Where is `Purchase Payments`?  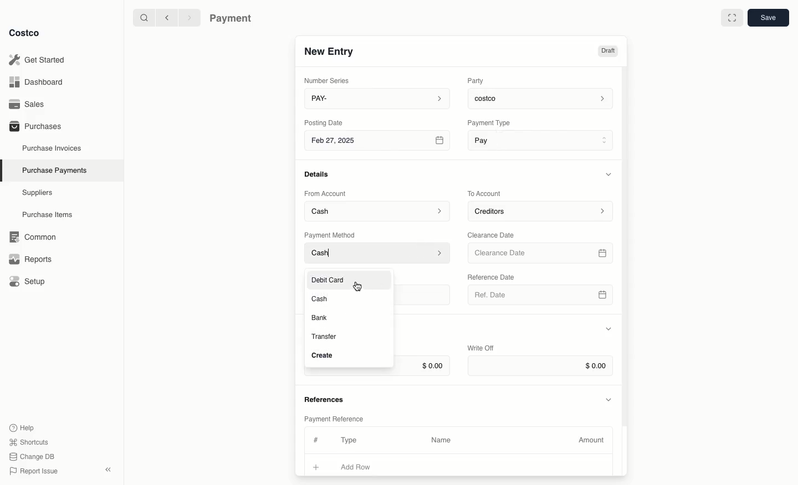
Purchase Payments is located at coordinates (54, 169).